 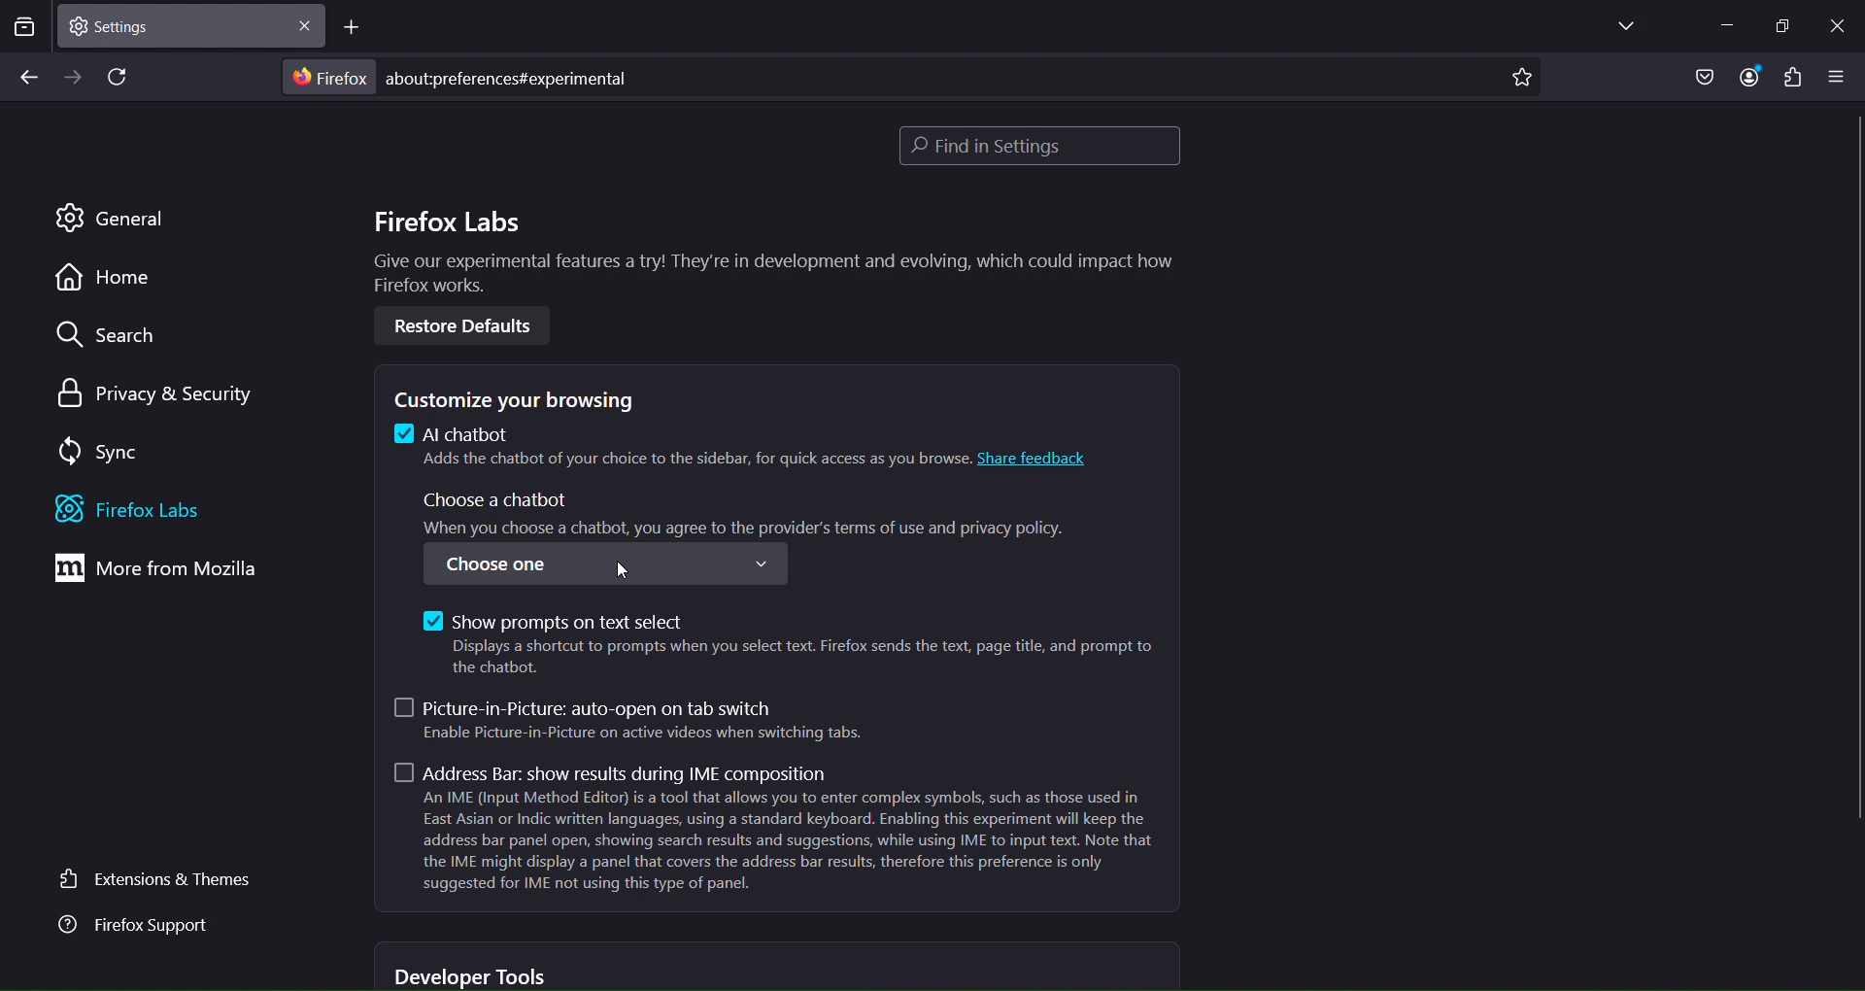 What do you see at coordinates (106, 280) in the screenshot?
I see `home` at bounding box center [106, 280].